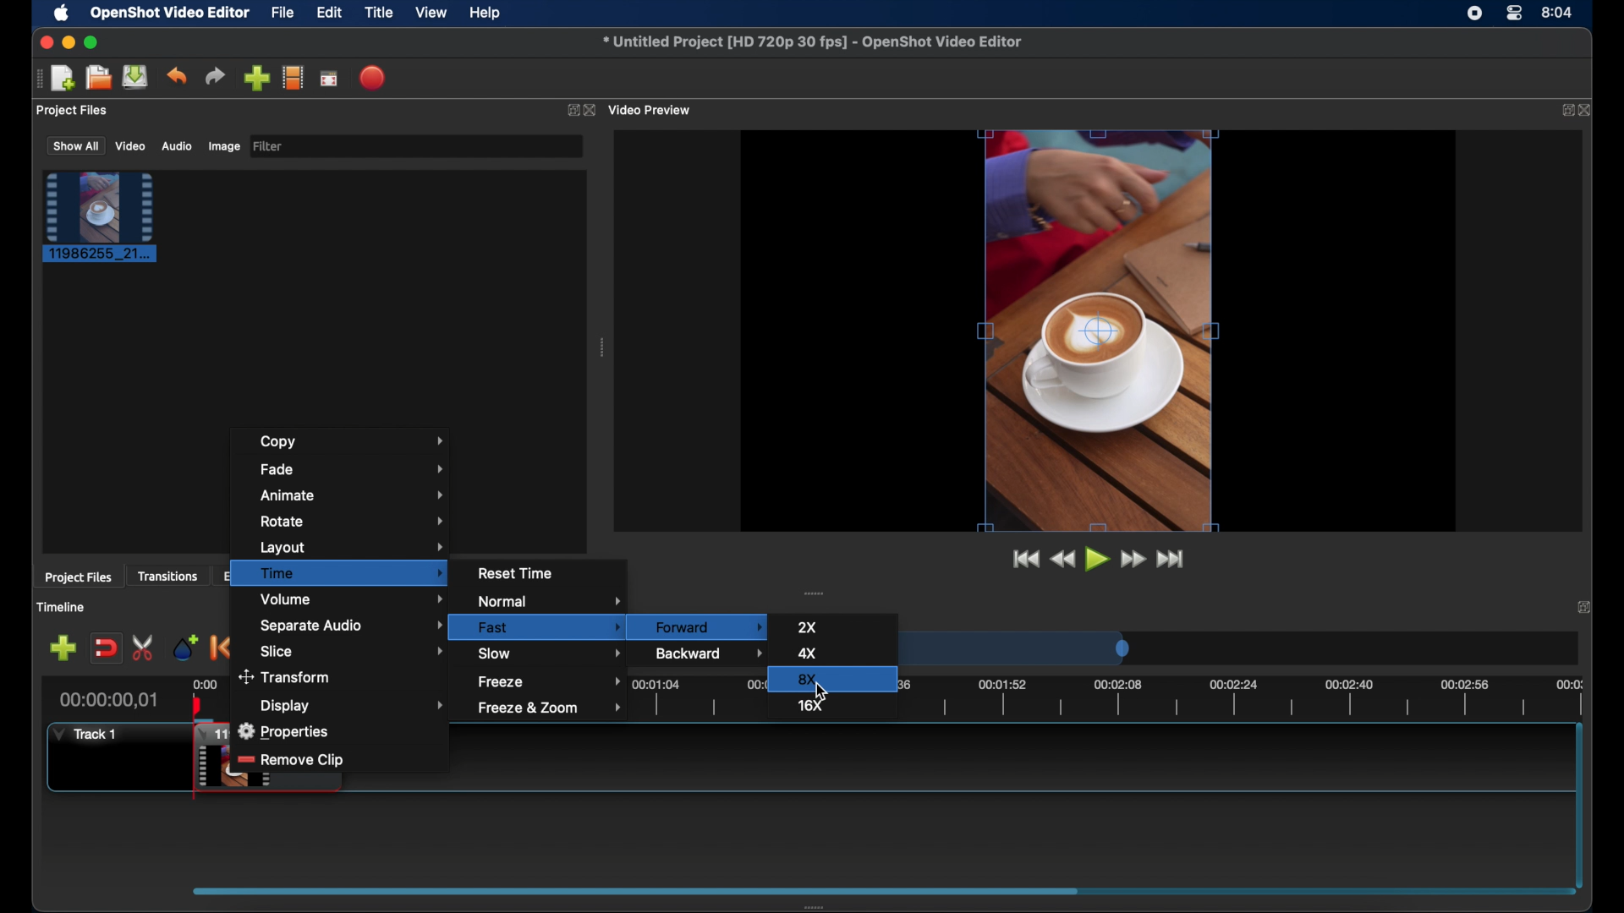 This screenshot has height=913, width=1624. I want to click on play , so click(1095, 559).